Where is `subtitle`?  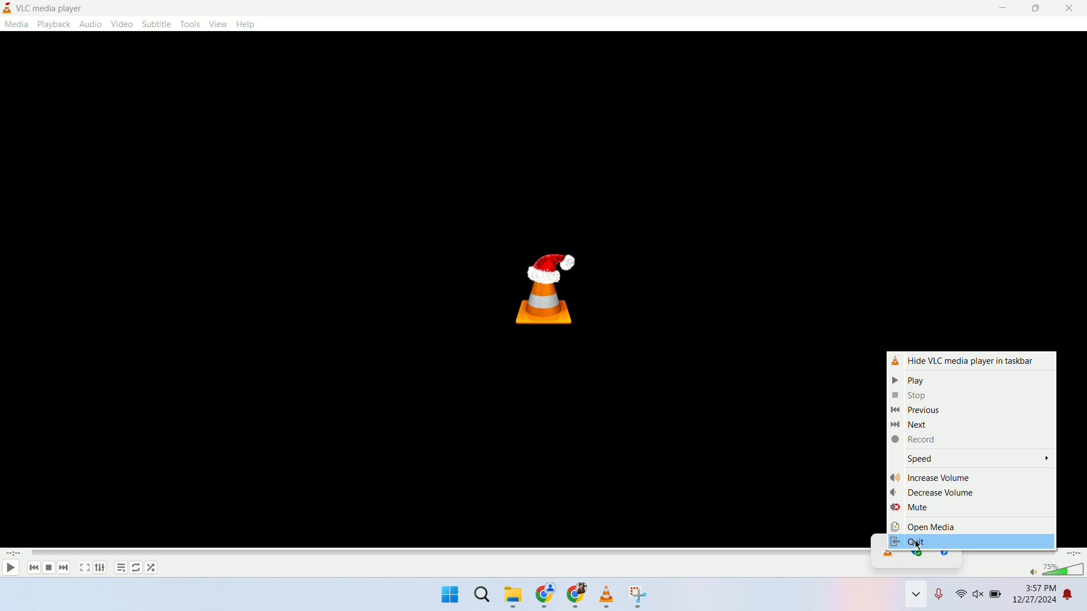 subtitle is located at coordinates (156, 24).